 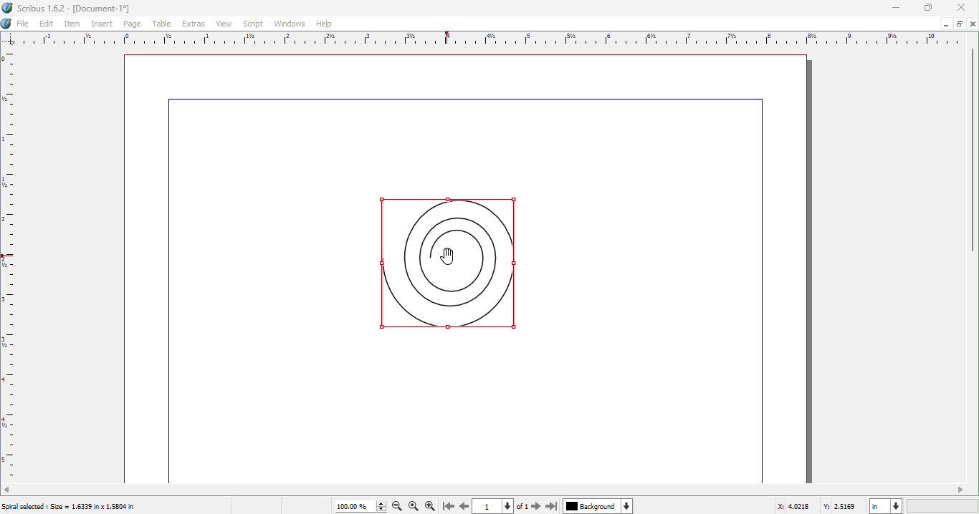 I want to click on Edit, so click(x=47, y=24).